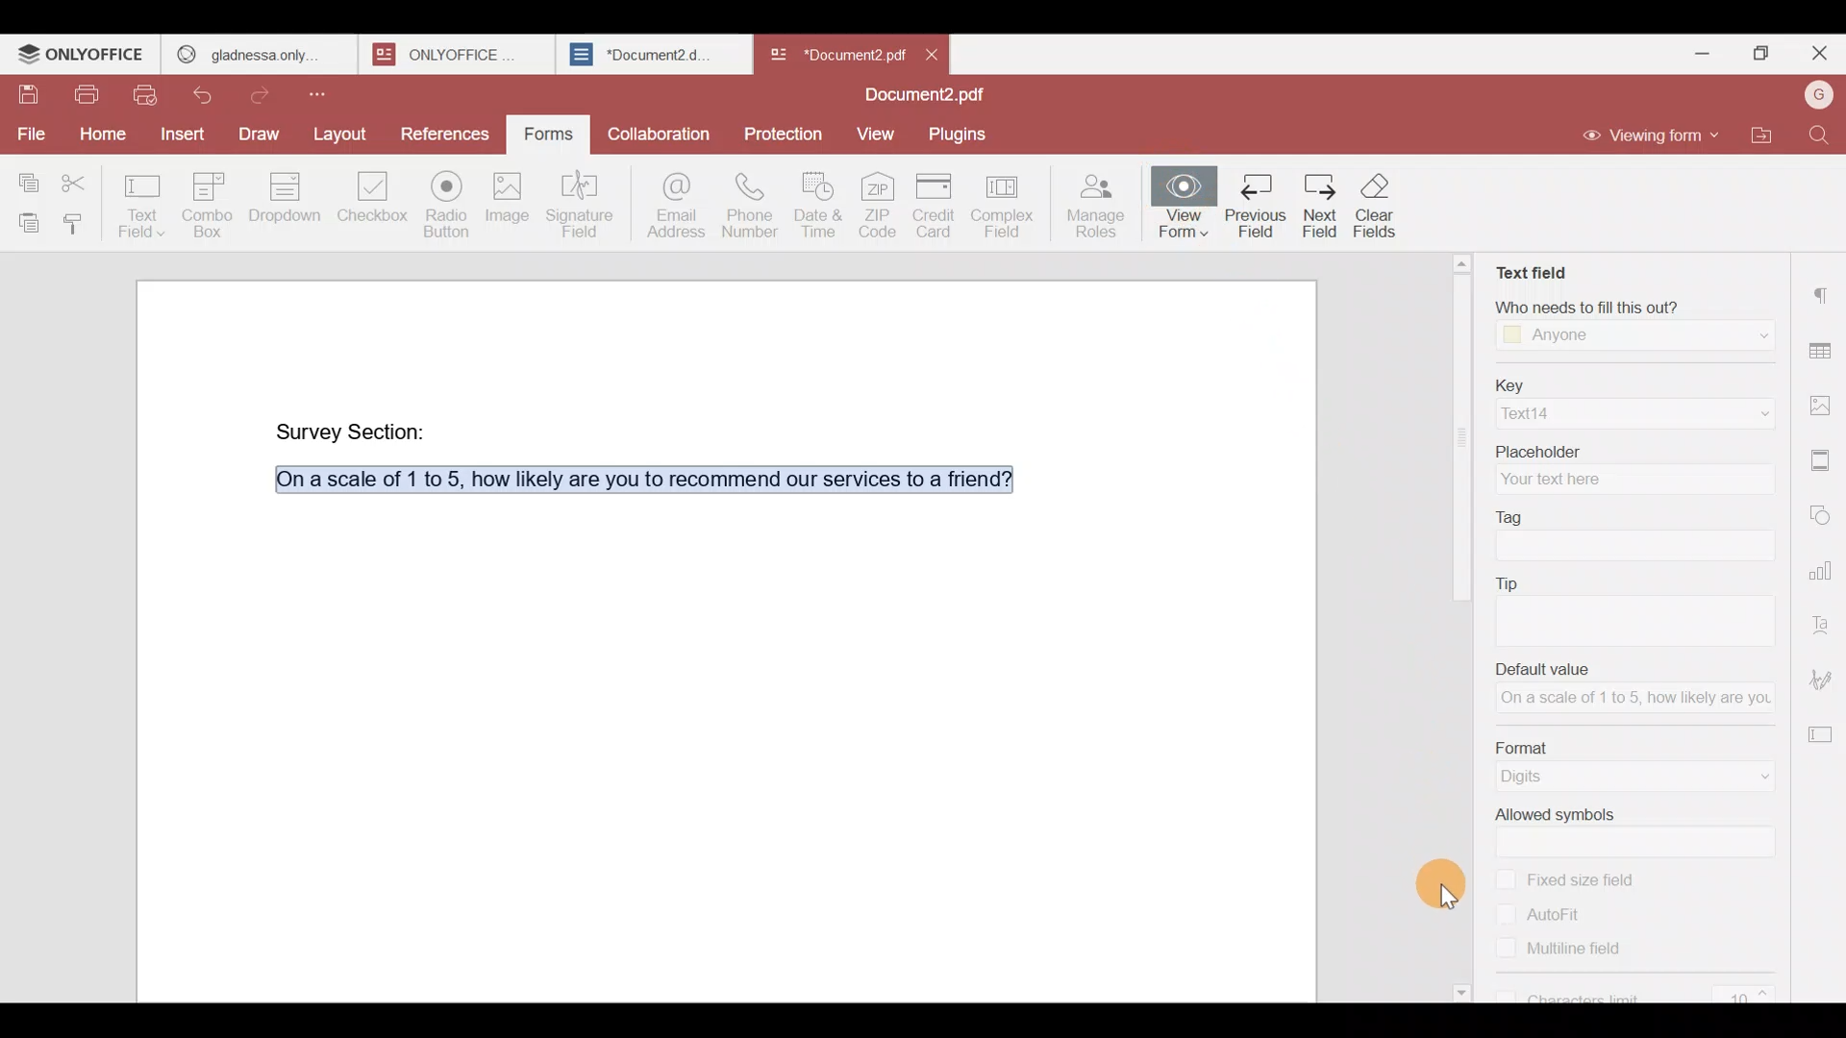  I want to click on Text field, so click(1531, 268).